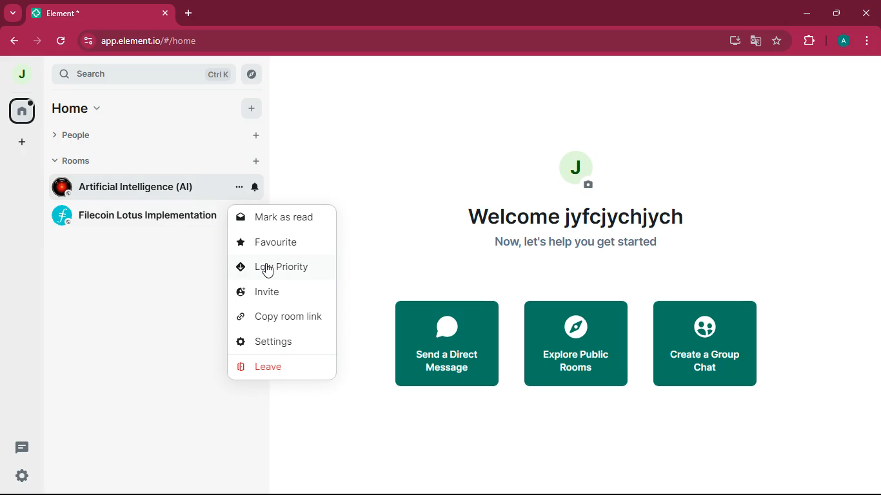  Describe the element at coordinates (84, 108) in the screenshot. I see `home` at that location.